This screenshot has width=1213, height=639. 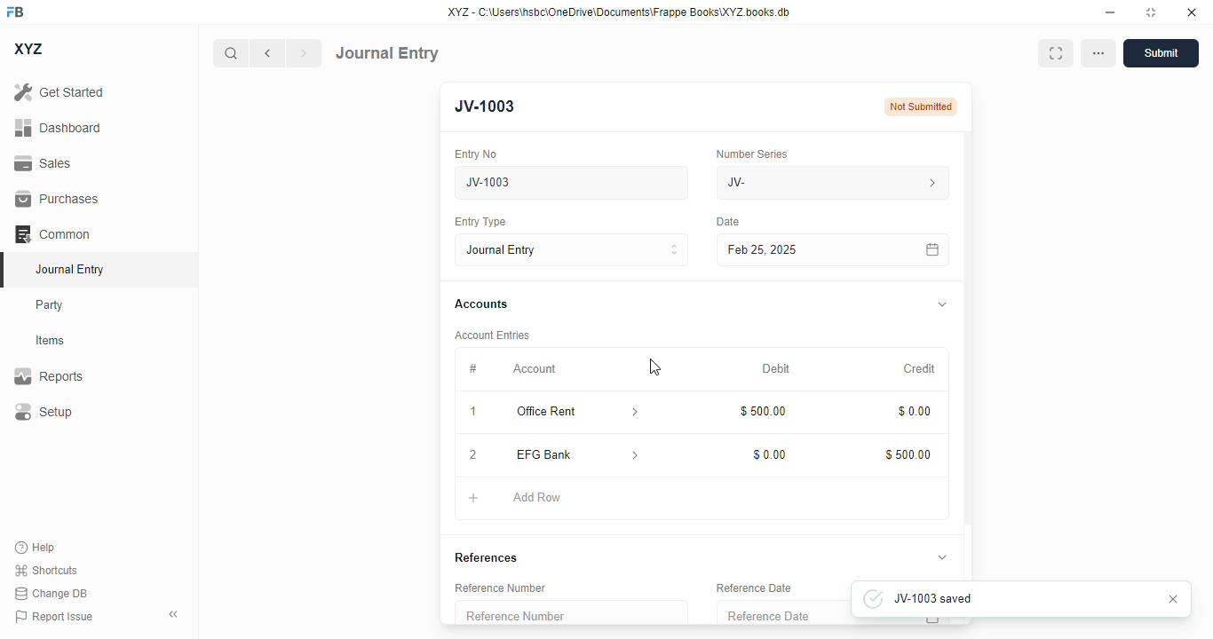 I want to click on number series information, so click(x=931, y=184).